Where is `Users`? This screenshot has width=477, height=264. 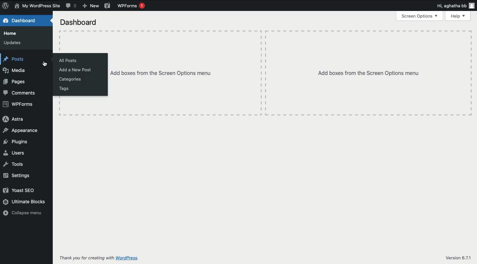
Users is located at coordinates (14, 153).